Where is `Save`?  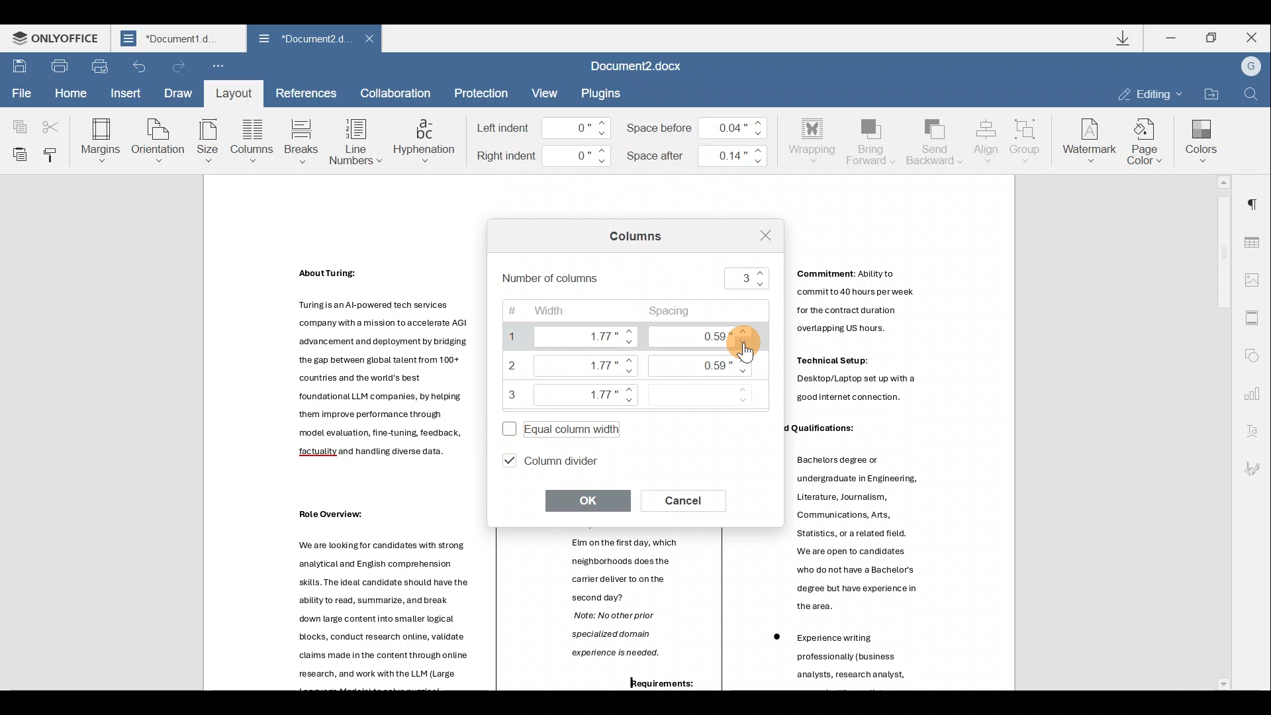 Save is located at coordinates (17, 67).